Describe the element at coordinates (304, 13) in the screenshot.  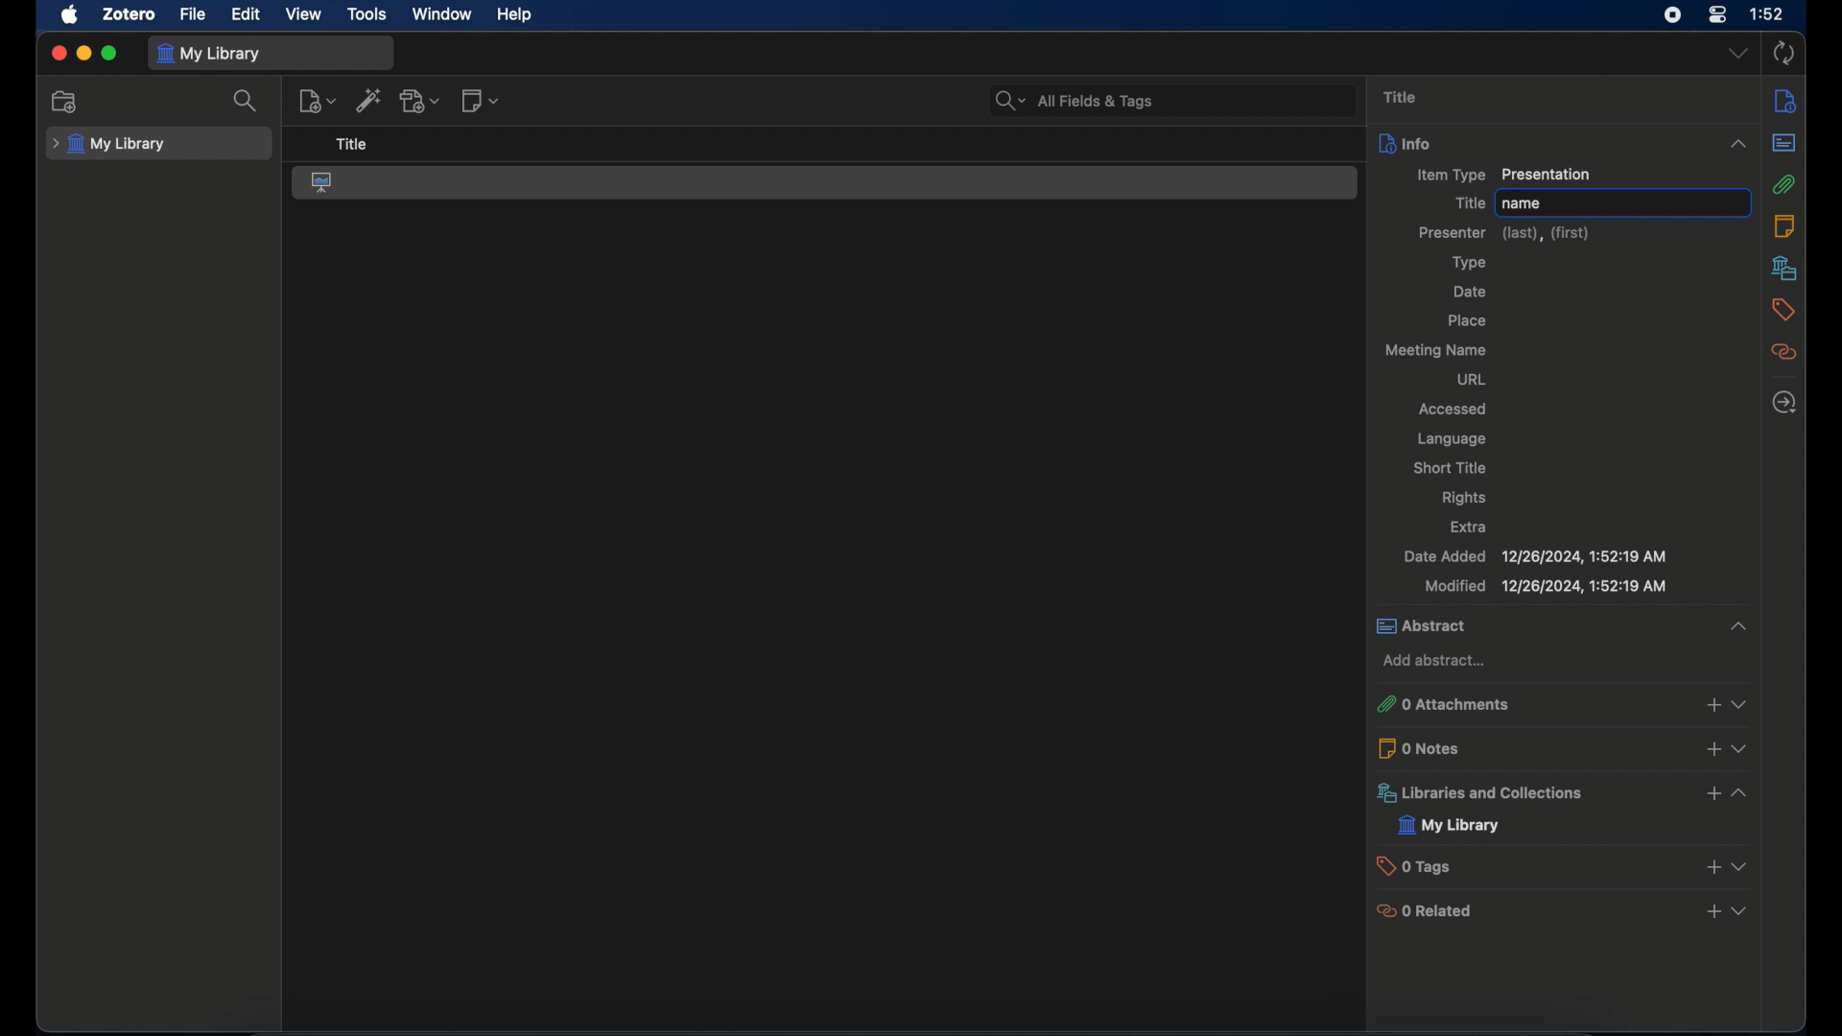
I see `view` at that location.